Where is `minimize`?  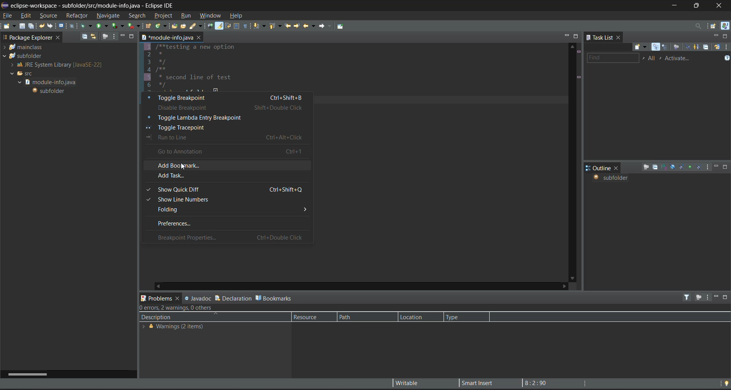
minimize is located at coordinates (121, 36).